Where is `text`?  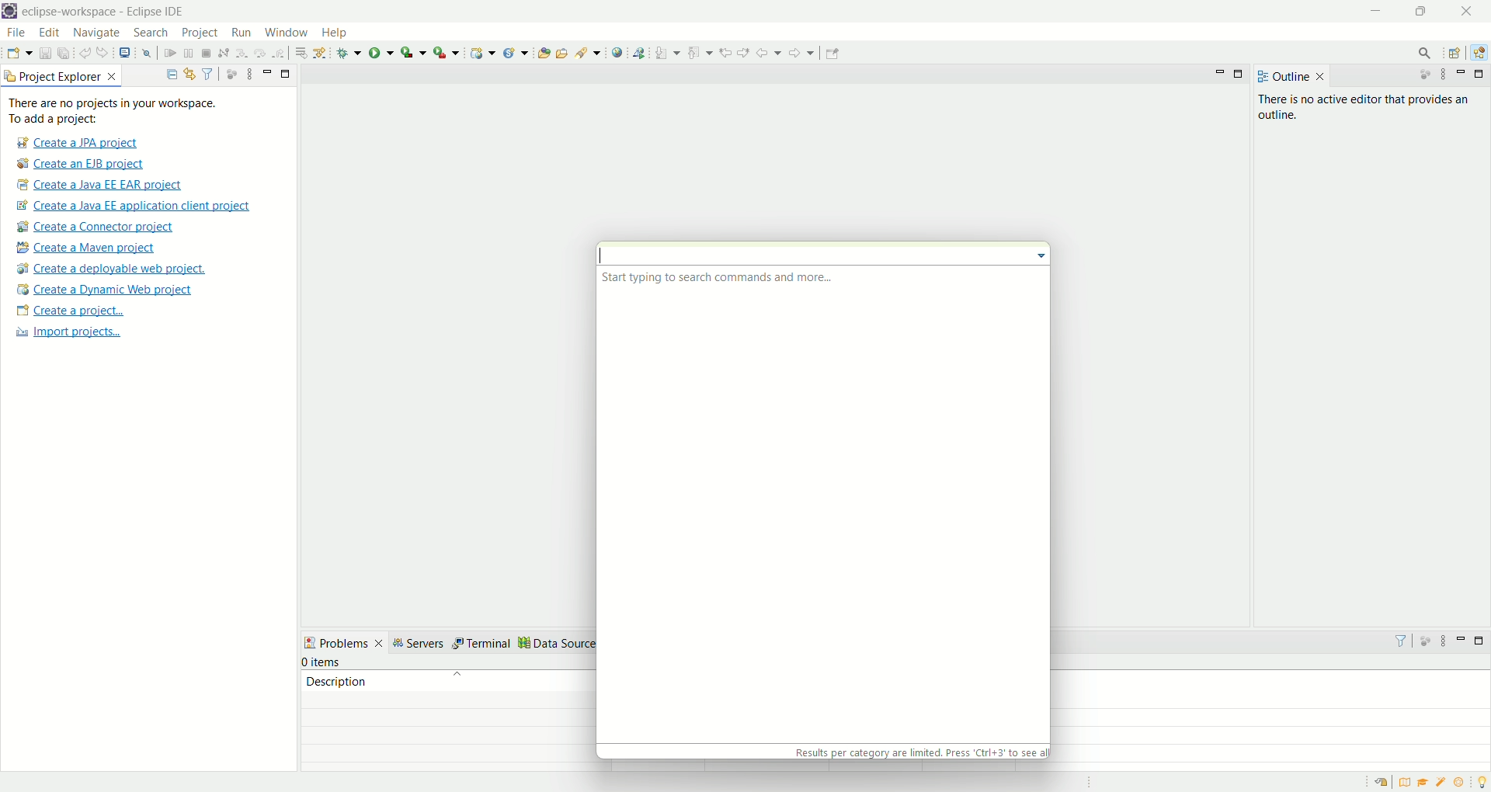 text is located at coordinates (1365, 106).